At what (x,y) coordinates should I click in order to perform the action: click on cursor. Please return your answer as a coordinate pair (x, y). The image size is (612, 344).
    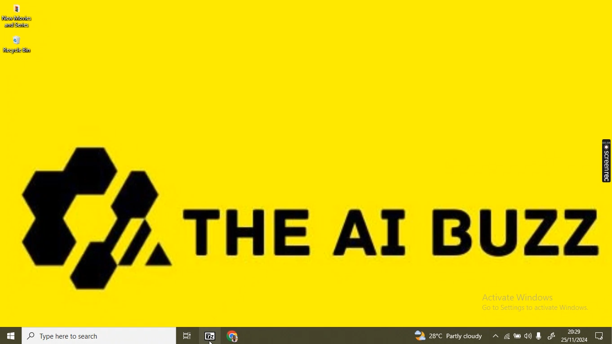
    Looking at the image, I should click on (212, 340).